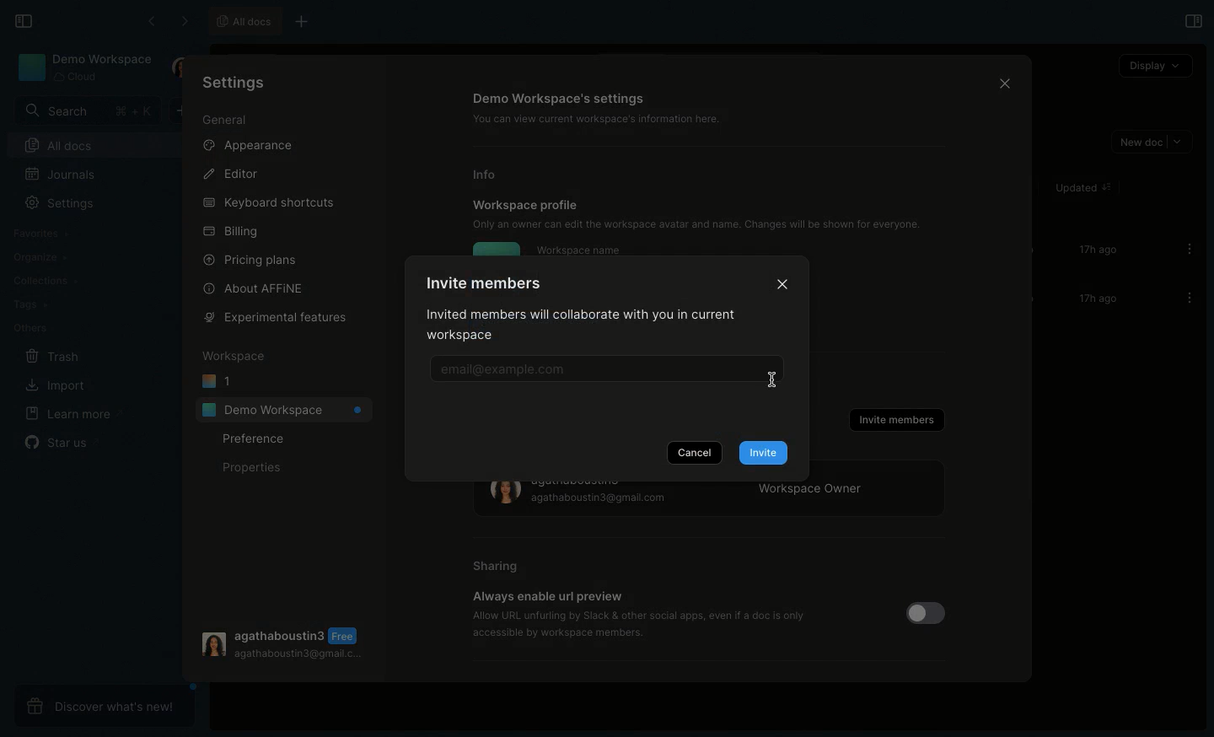  What do you see at coordinates (712, 500) in the screenshot?
I see `Workspace owner` at bounding box center [712, 500].